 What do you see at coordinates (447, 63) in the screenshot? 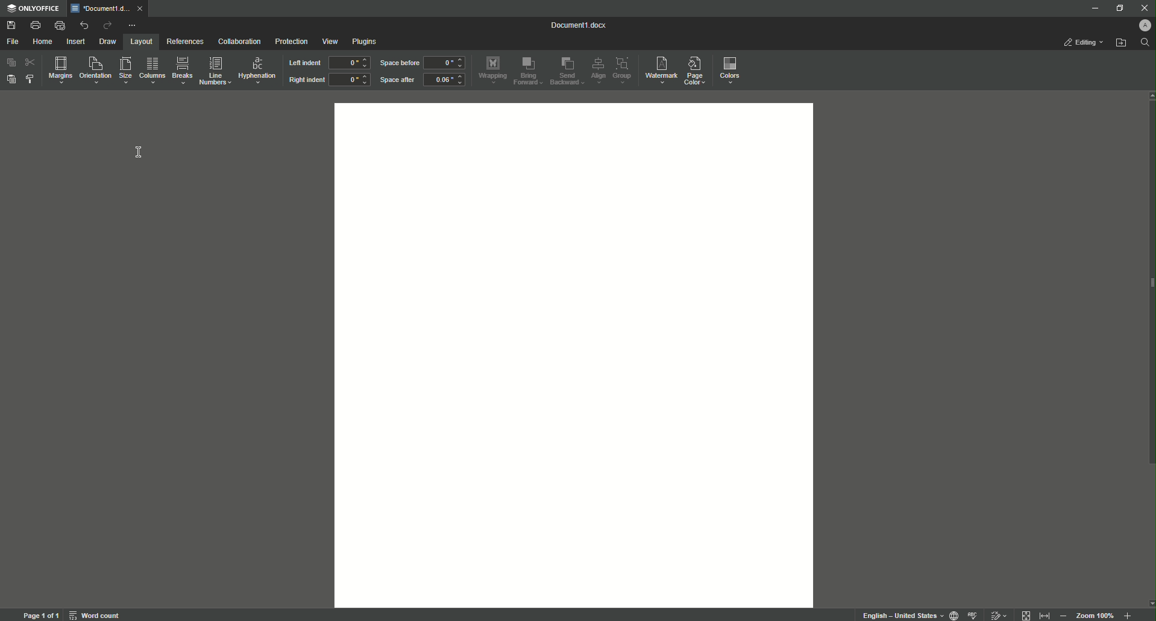
I see `0` at bounding box center [447, 63].